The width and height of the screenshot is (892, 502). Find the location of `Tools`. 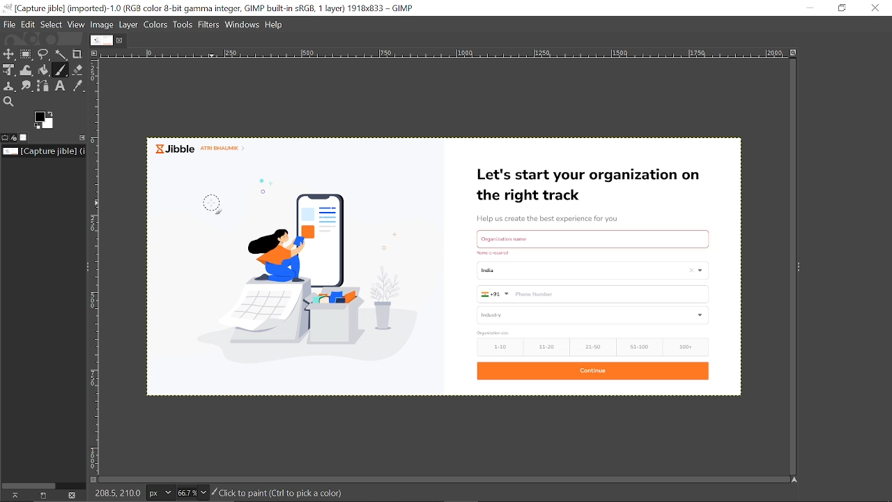

Tools is located at coordinates (184, 26).